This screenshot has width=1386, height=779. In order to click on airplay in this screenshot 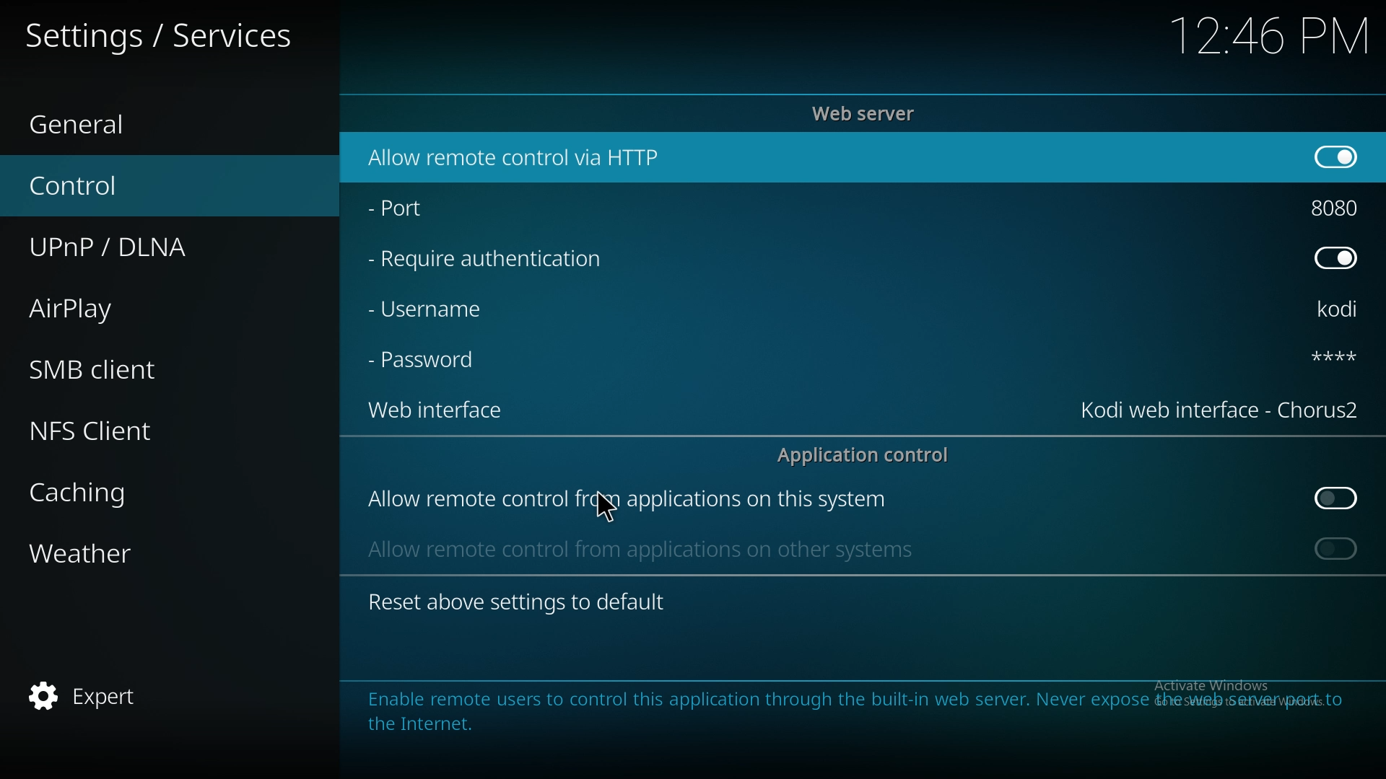, I will do `click(124, 307)`.